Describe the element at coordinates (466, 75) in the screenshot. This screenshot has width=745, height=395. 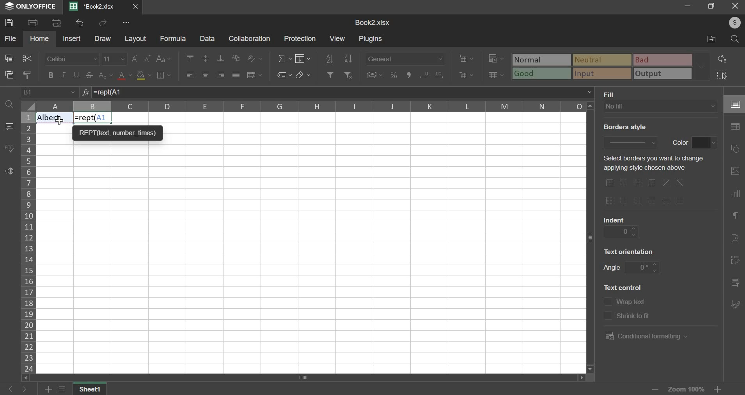
I see `delete cells` at that location.